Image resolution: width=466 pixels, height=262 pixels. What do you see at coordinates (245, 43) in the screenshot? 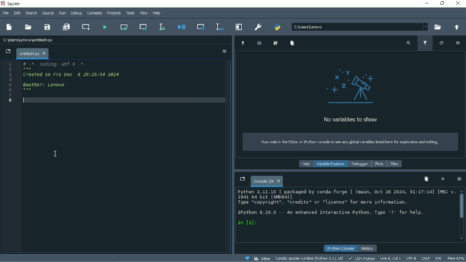
I see `Import data` at bounding box center [245, 43].